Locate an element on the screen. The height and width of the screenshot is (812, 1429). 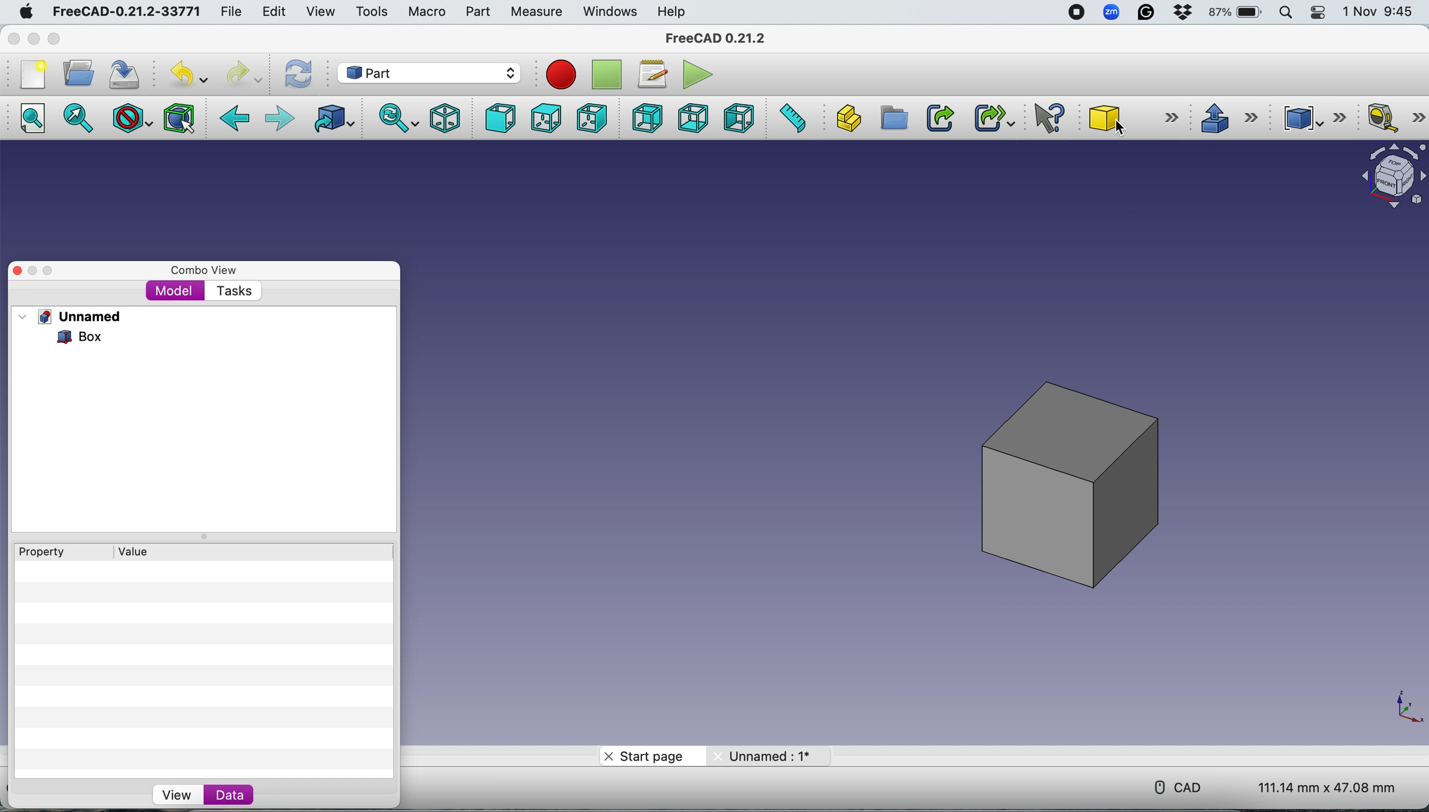
box is located at coordinates (1073, 482).